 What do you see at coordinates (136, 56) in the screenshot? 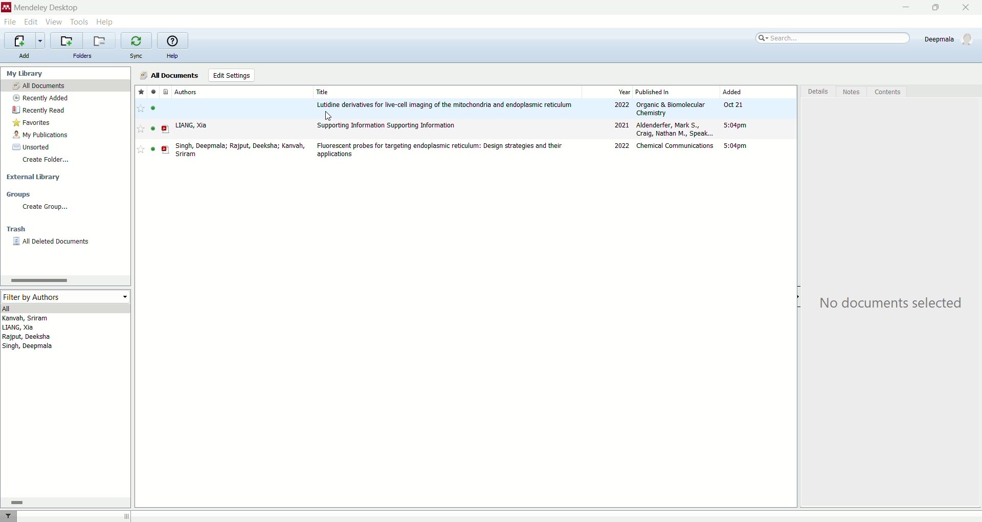
I see `sync` at bounding box center [136, 56].